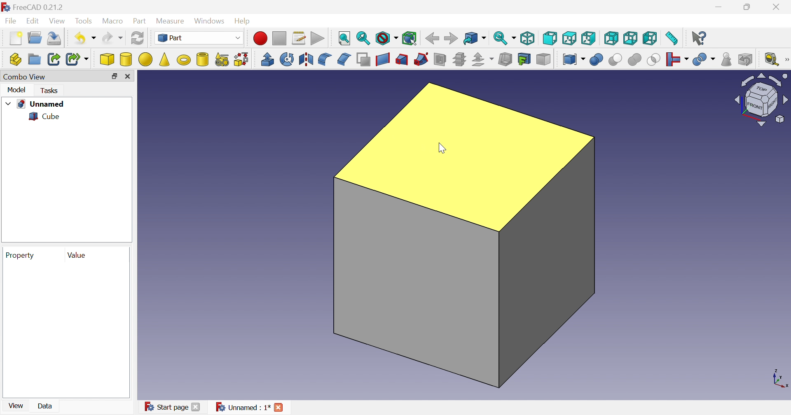 The height and width of the screenshot is (415, 791). Describe the element at coordinates (433, 39) in the screenshot. I see `Back` at that location.